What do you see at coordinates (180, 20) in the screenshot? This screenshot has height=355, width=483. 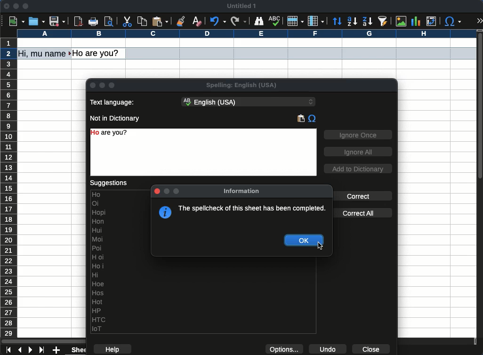 I see `clone formatting` at bounding box center [180, 20].